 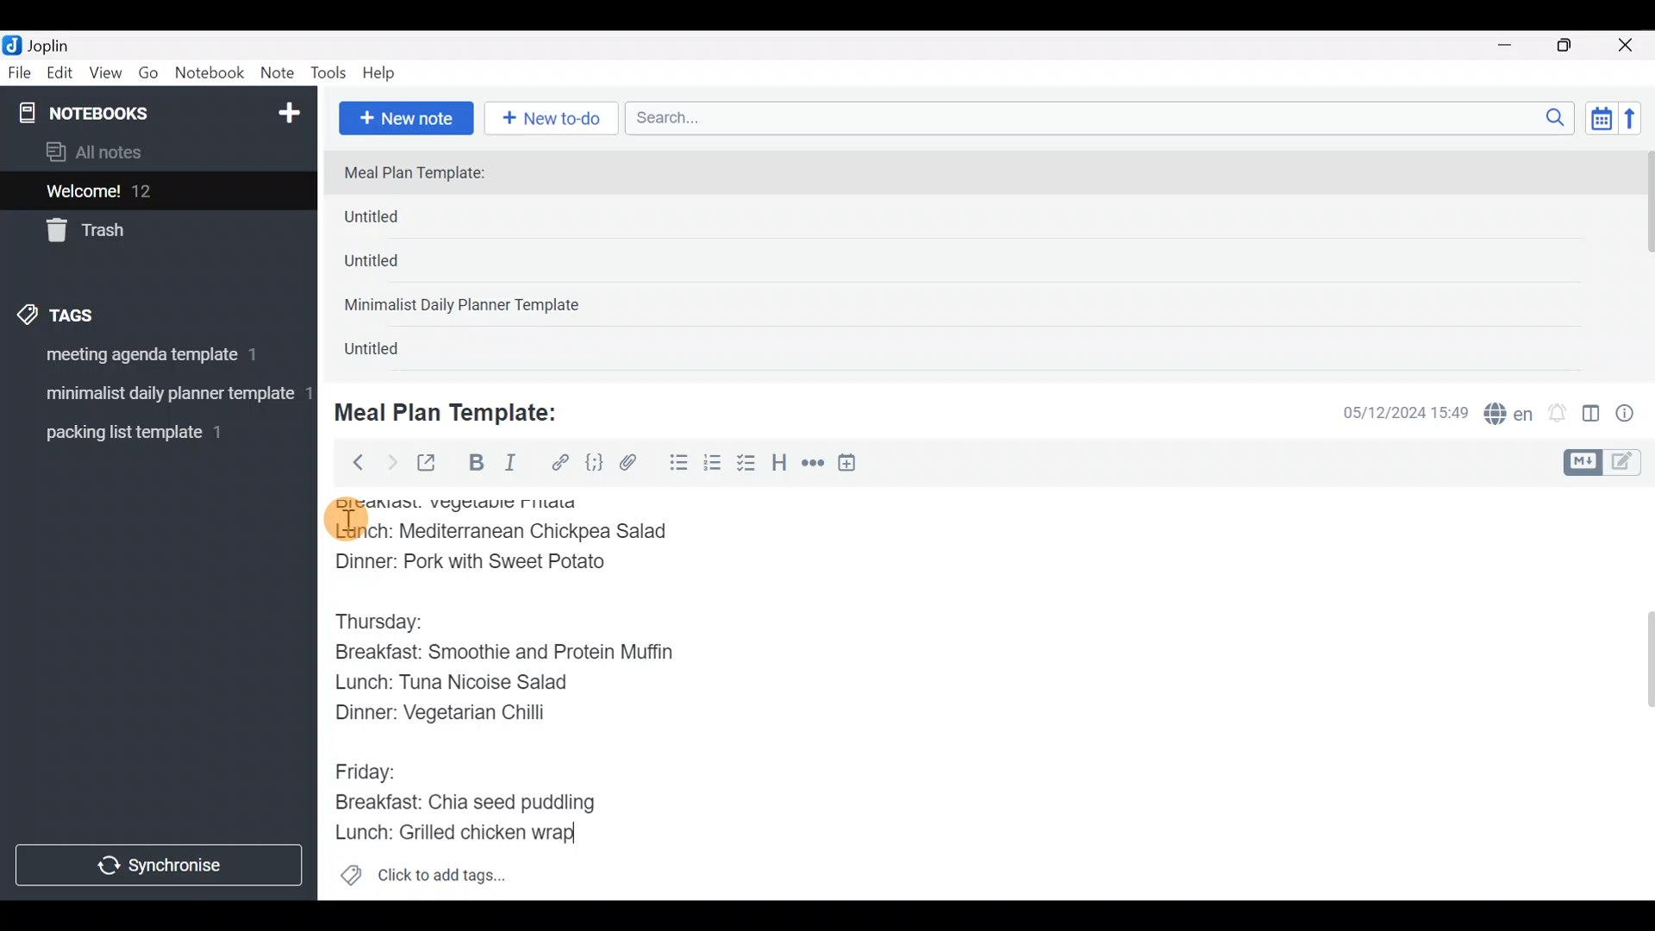 I want to click on Dinner: Vegetarian Chilli, so click(x=456, y=716).